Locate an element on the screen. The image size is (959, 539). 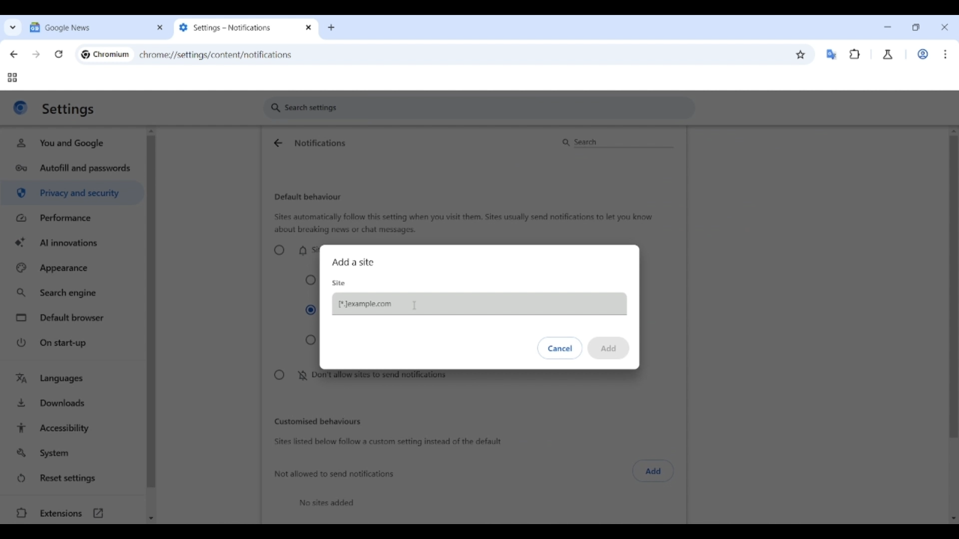
Default behaviour is located at coordinates (308, 197).